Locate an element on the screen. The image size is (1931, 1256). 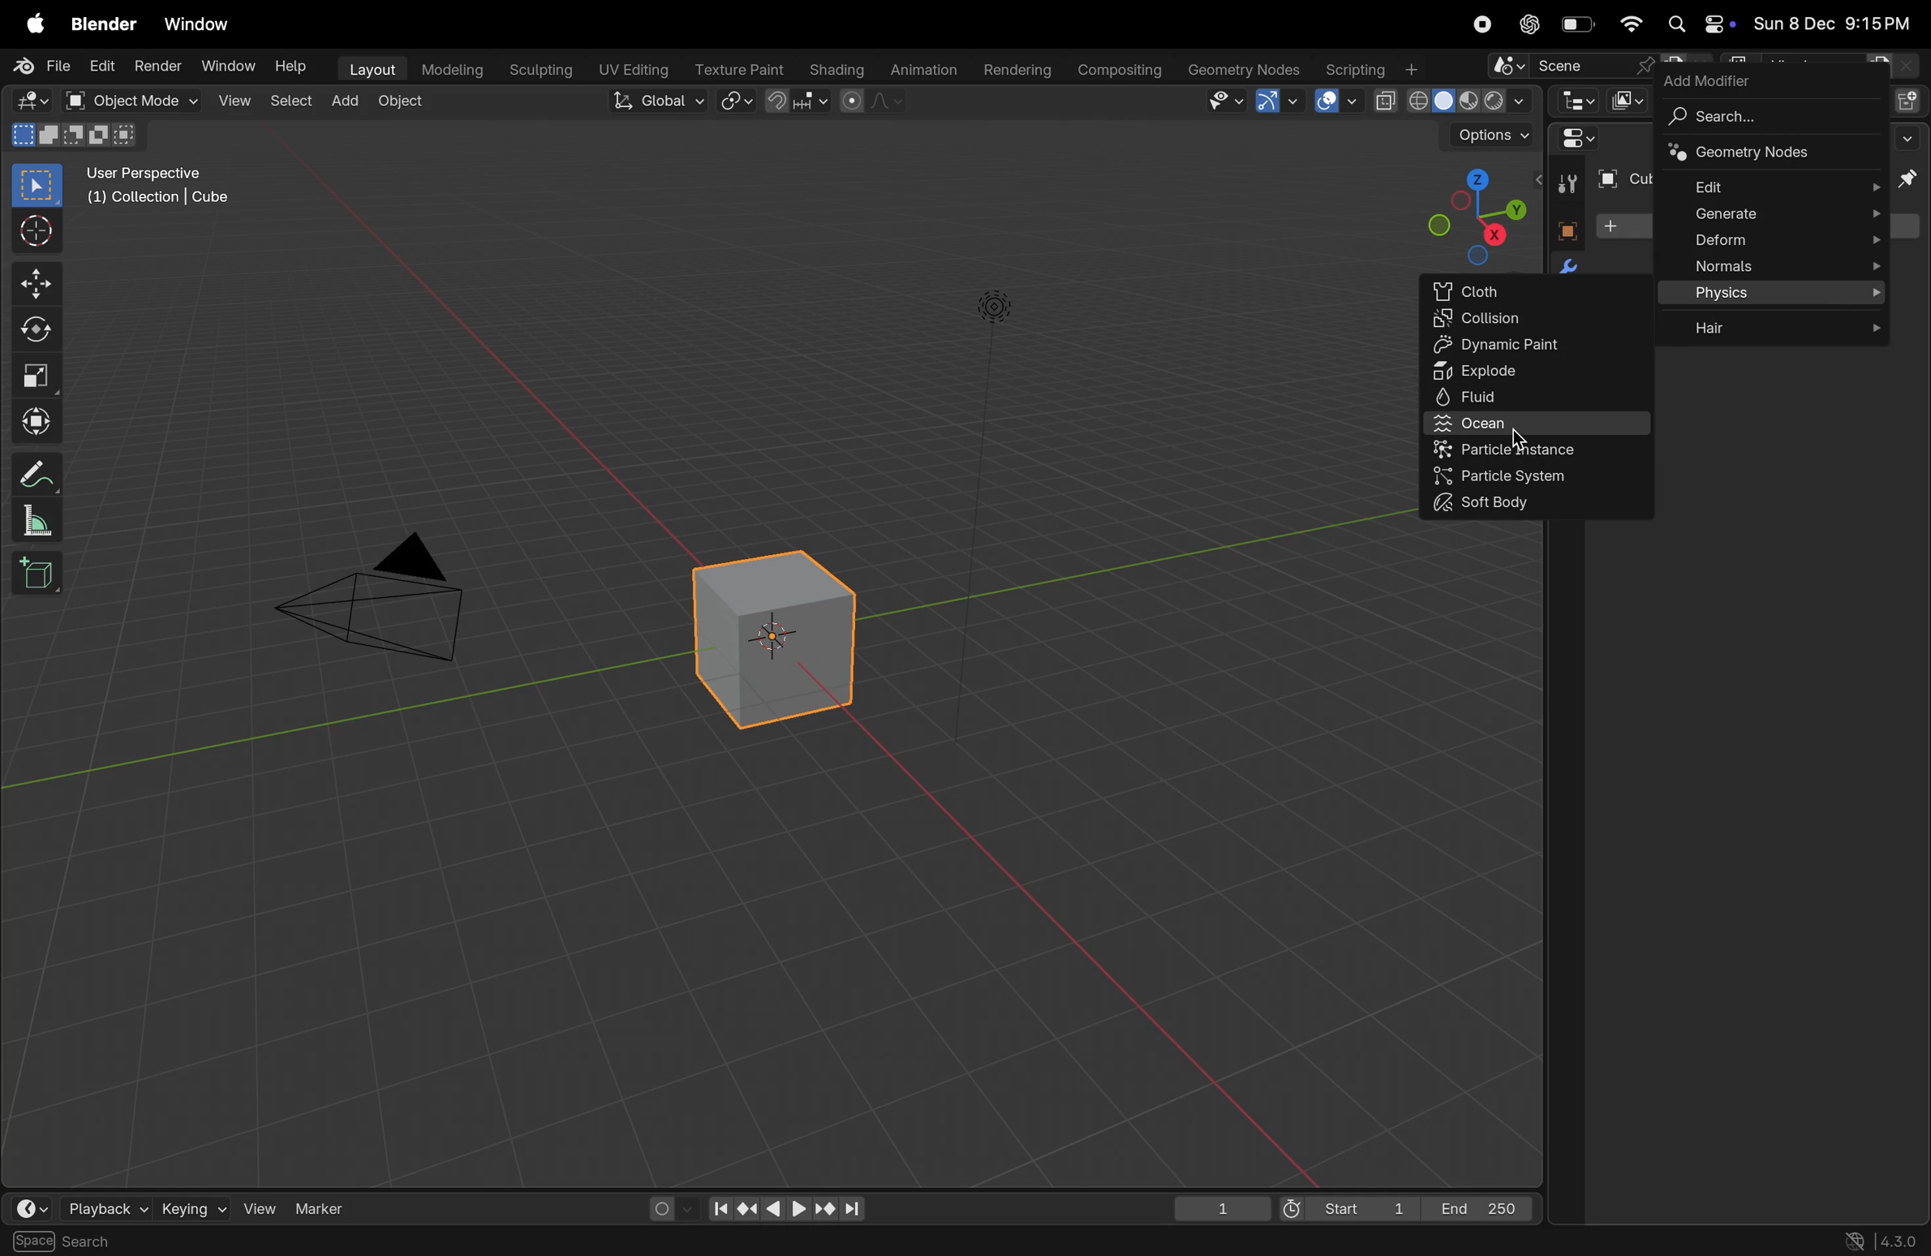
view points is located at coordinates (1474, 213).